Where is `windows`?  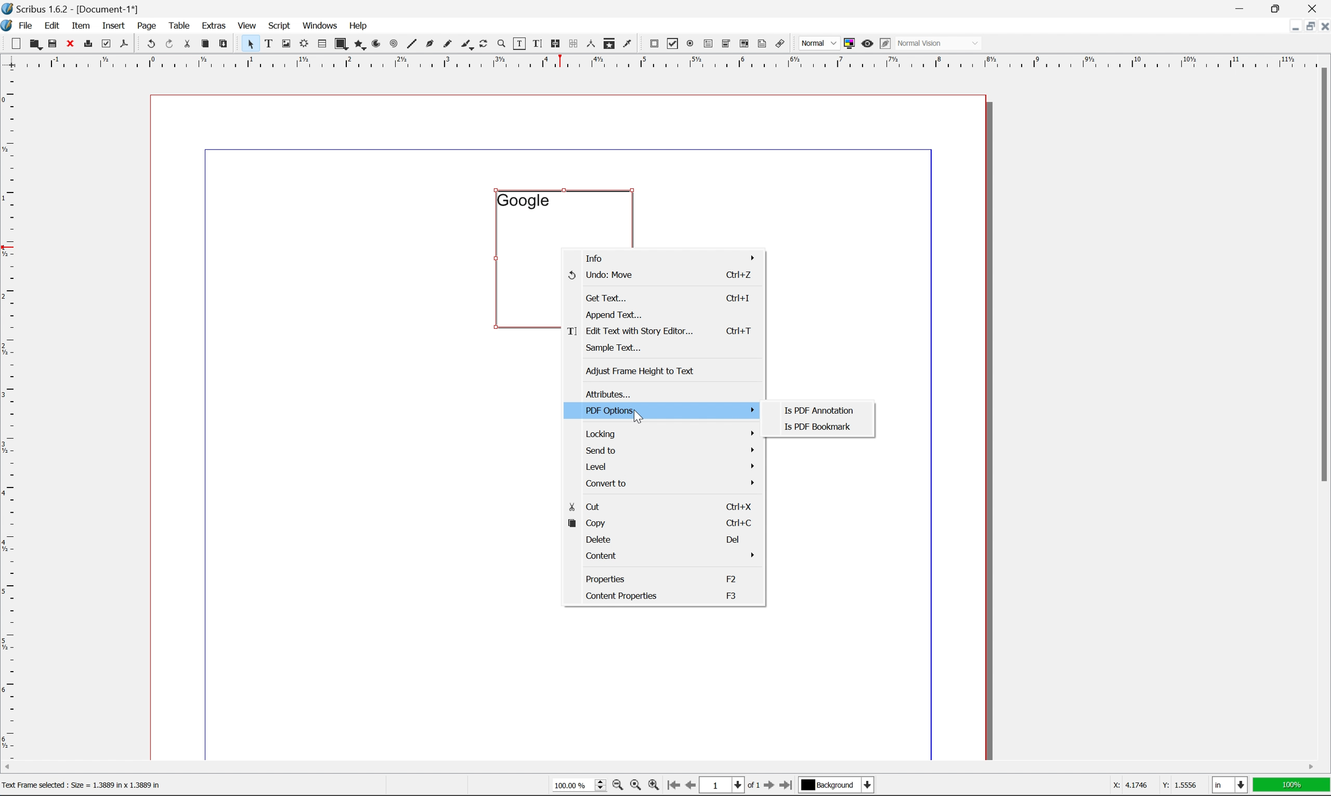
windows is located at coordinates (322, 25).